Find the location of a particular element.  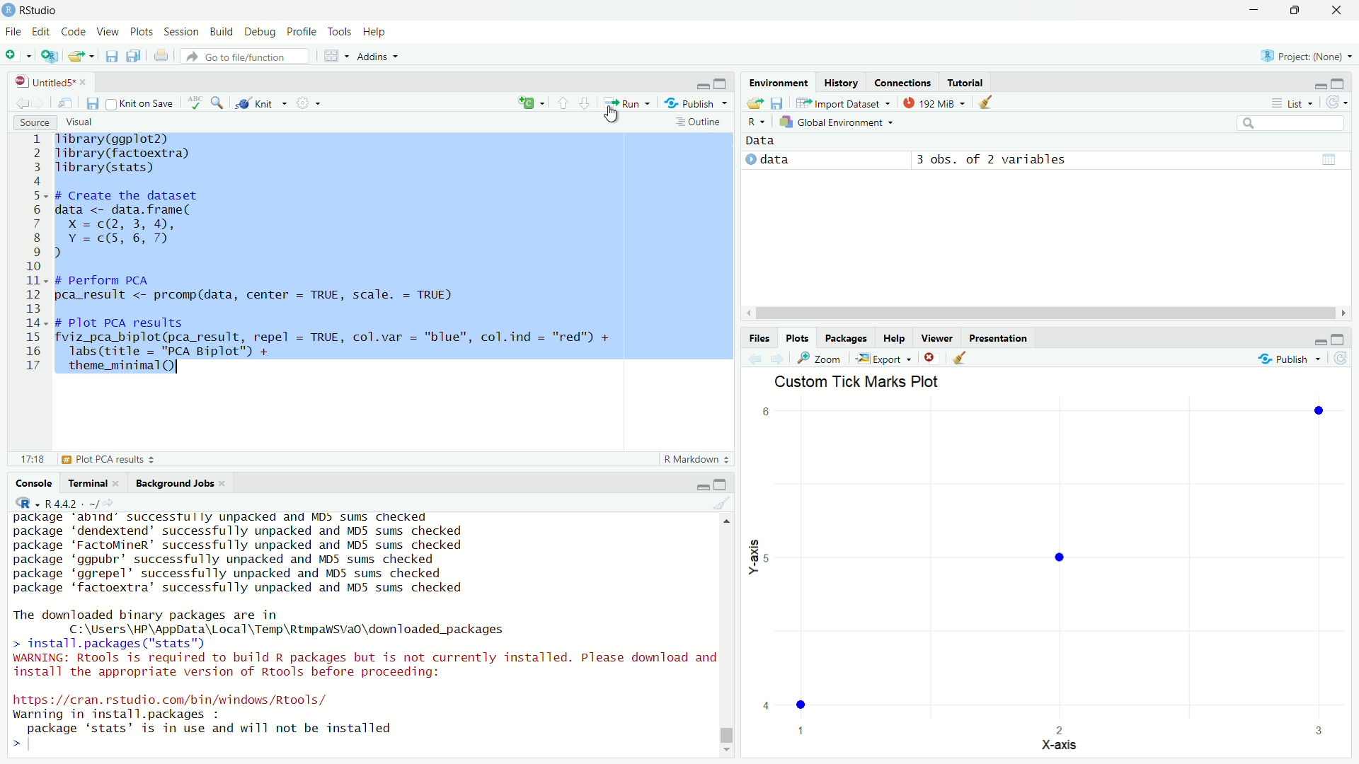

R language is located at coordinates (25, 503).